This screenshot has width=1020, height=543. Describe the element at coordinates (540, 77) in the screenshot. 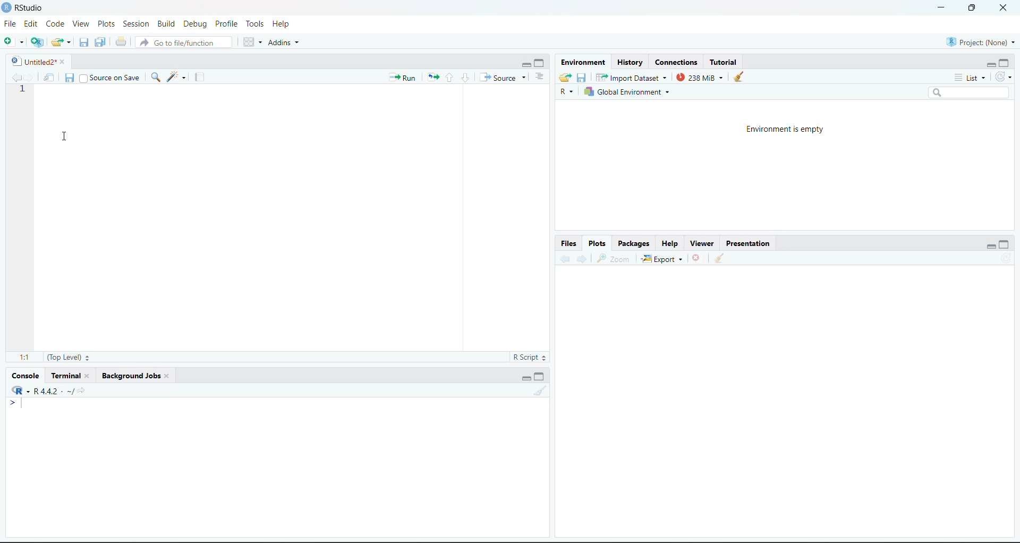

I see `options` at that location.